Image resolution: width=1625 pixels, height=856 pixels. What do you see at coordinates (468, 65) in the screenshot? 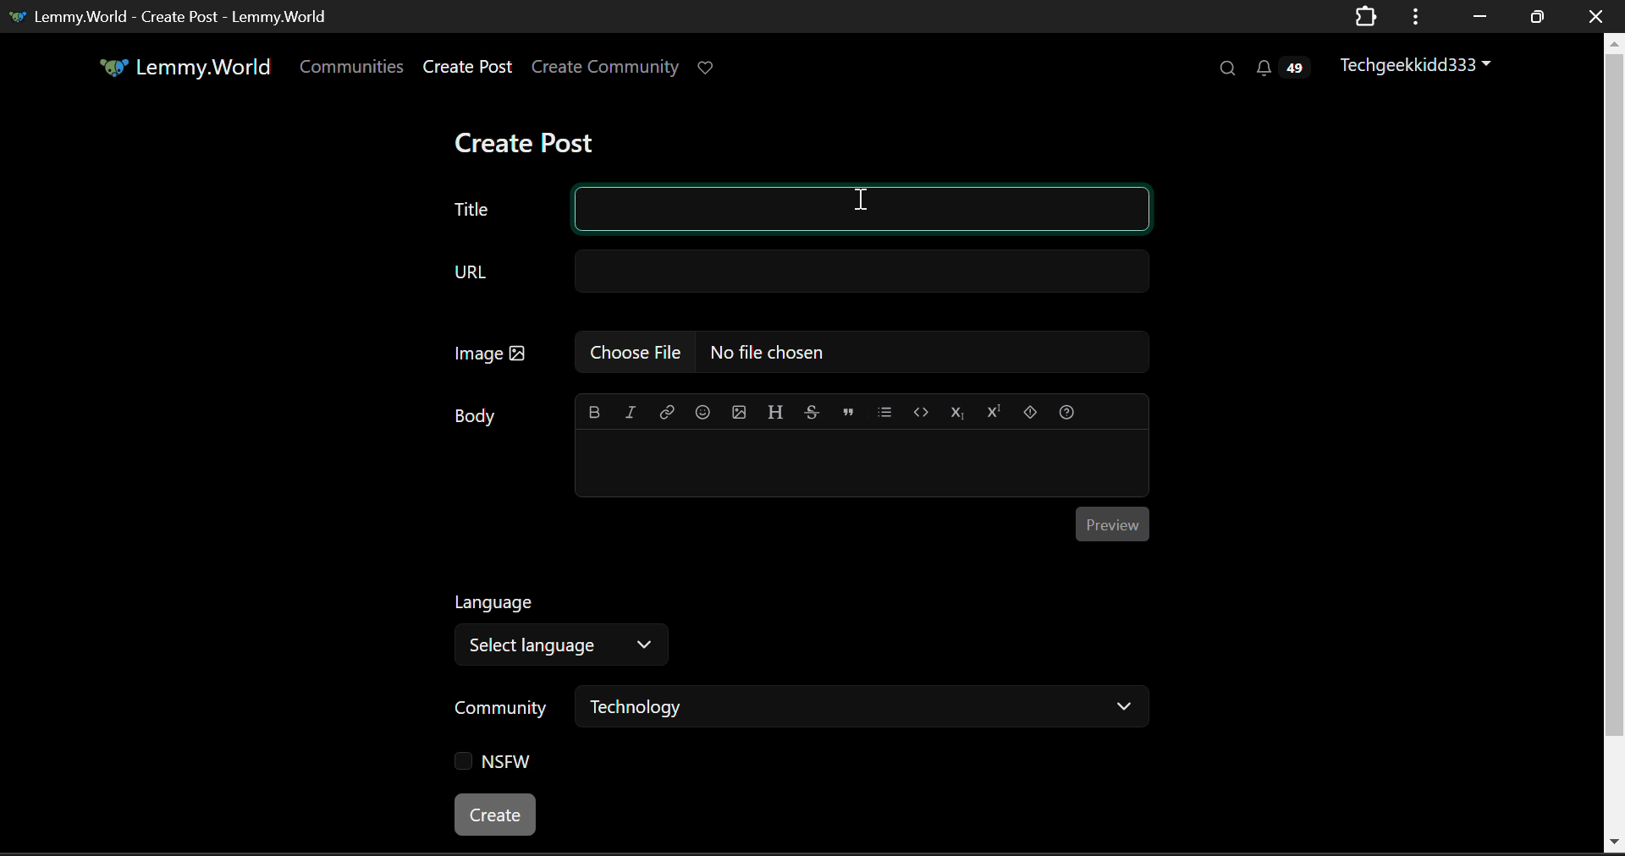
I see `Create Post Page Link` at bounding box center [468, 65].